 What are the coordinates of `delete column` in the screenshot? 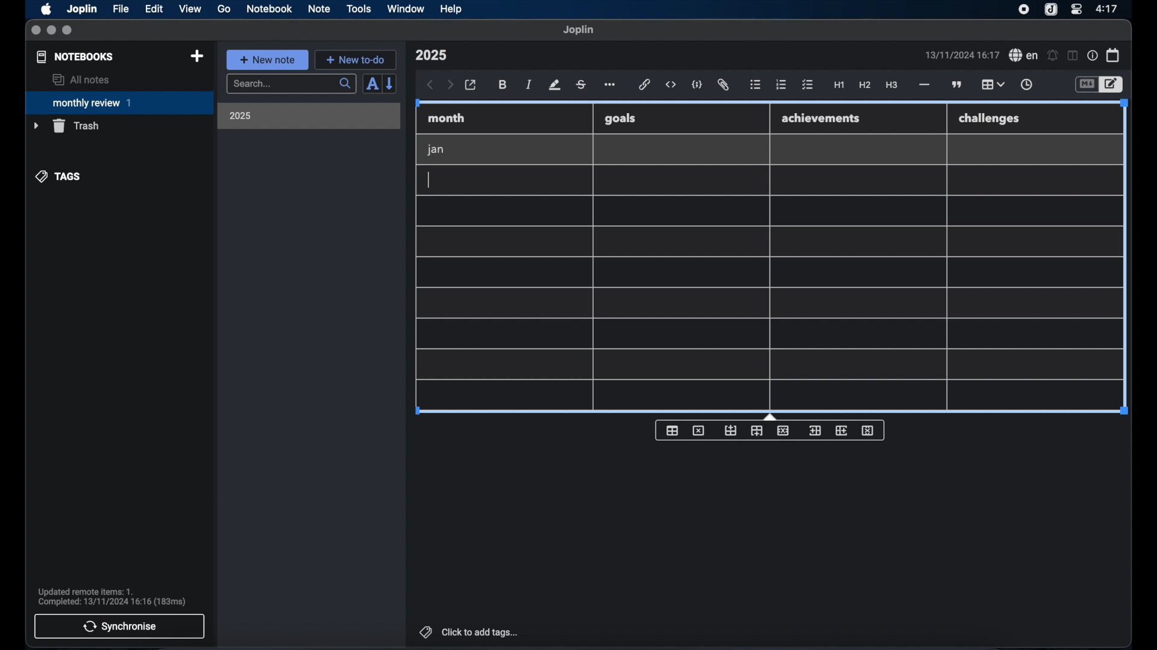 It's located at (868, 431).